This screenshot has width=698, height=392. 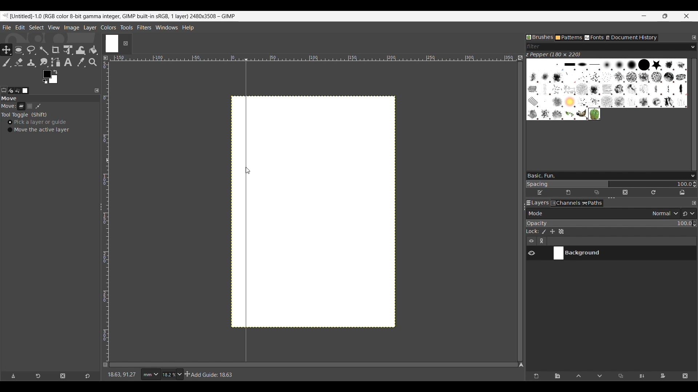 What do you see at coordinates (536, 203) in the screenshot?
I see `Layers tab, current selection` at bounding box center [536, 203].